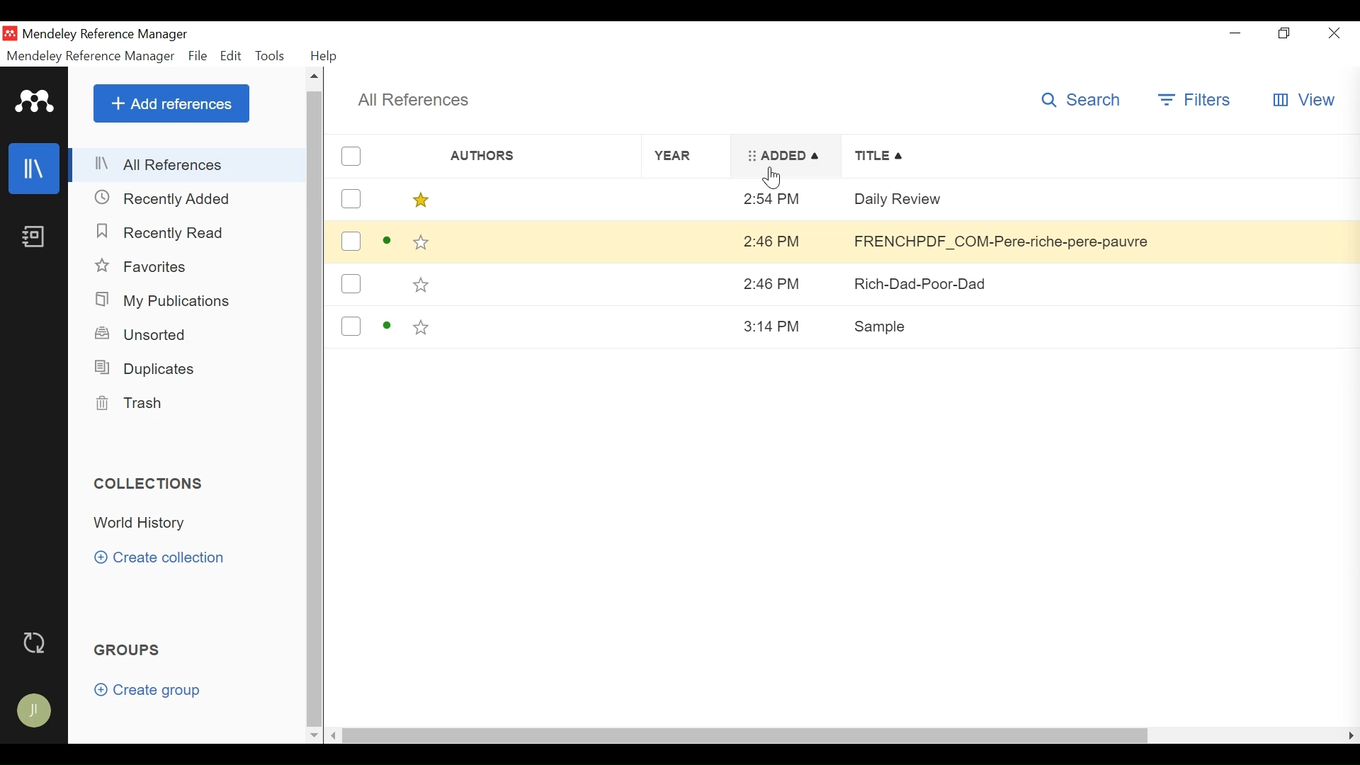 The width and height of the screenshot is (1360, 765). What do you see at coordinates (154, 692) in the screenshot?
I see `Create group` at bounding box center [154, 692].